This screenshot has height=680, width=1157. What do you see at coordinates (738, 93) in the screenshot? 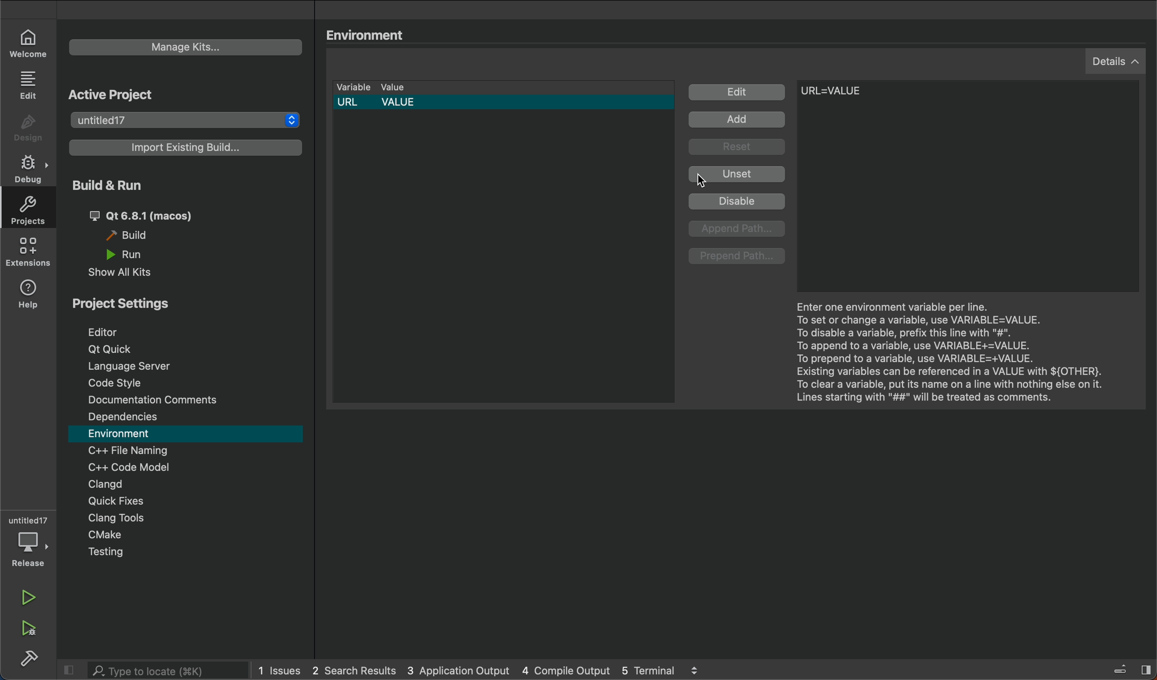
I see `edit` at bounding box center [738, 93].